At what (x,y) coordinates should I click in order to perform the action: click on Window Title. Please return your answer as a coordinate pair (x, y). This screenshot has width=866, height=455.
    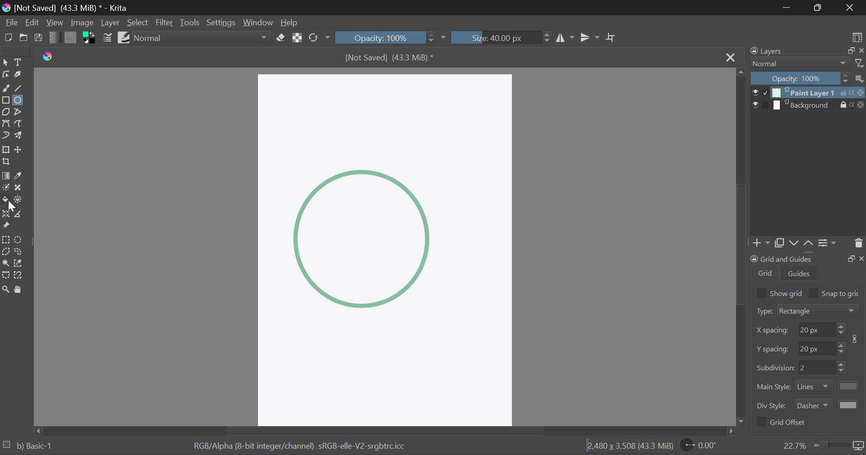
    Looking at the image, I should click on (66, 8).